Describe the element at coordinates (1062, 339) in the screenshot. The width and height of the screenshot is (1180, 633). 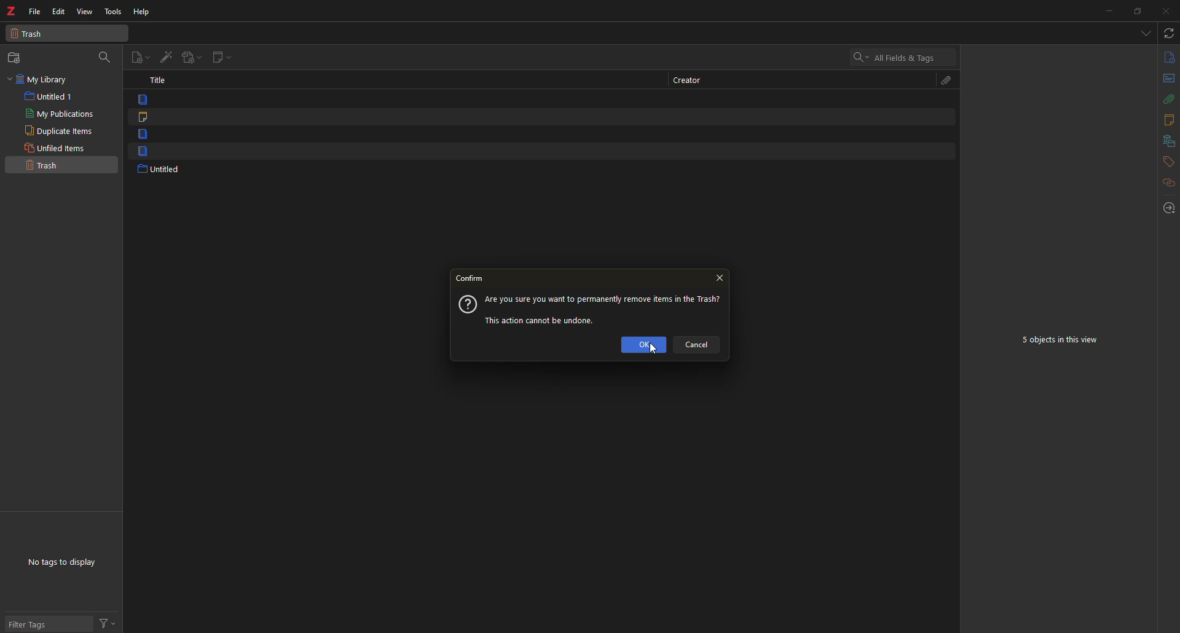
I see `5 objects` at that location.